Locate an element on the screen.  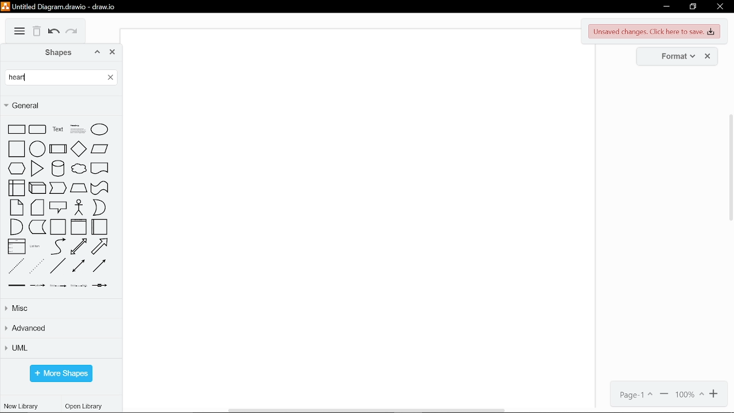
vertical scrollbar is located at coordinates (729, 167).